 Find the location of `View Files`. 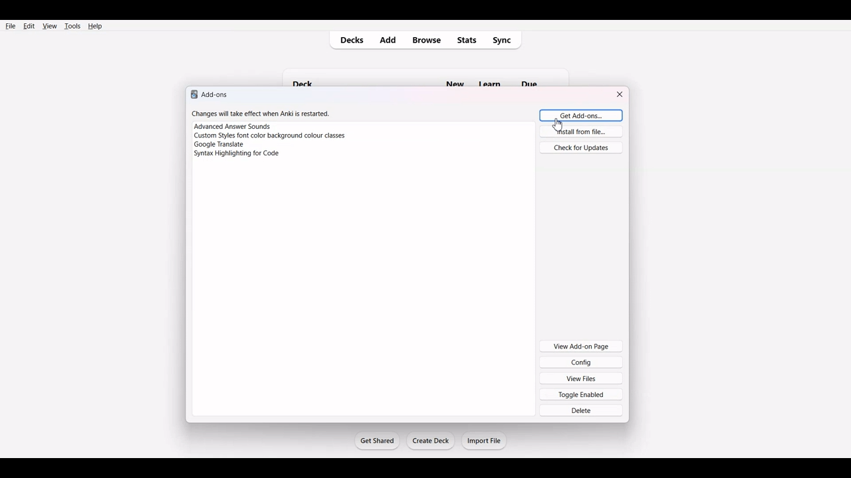

View Files is located at coordinates (582, 378).